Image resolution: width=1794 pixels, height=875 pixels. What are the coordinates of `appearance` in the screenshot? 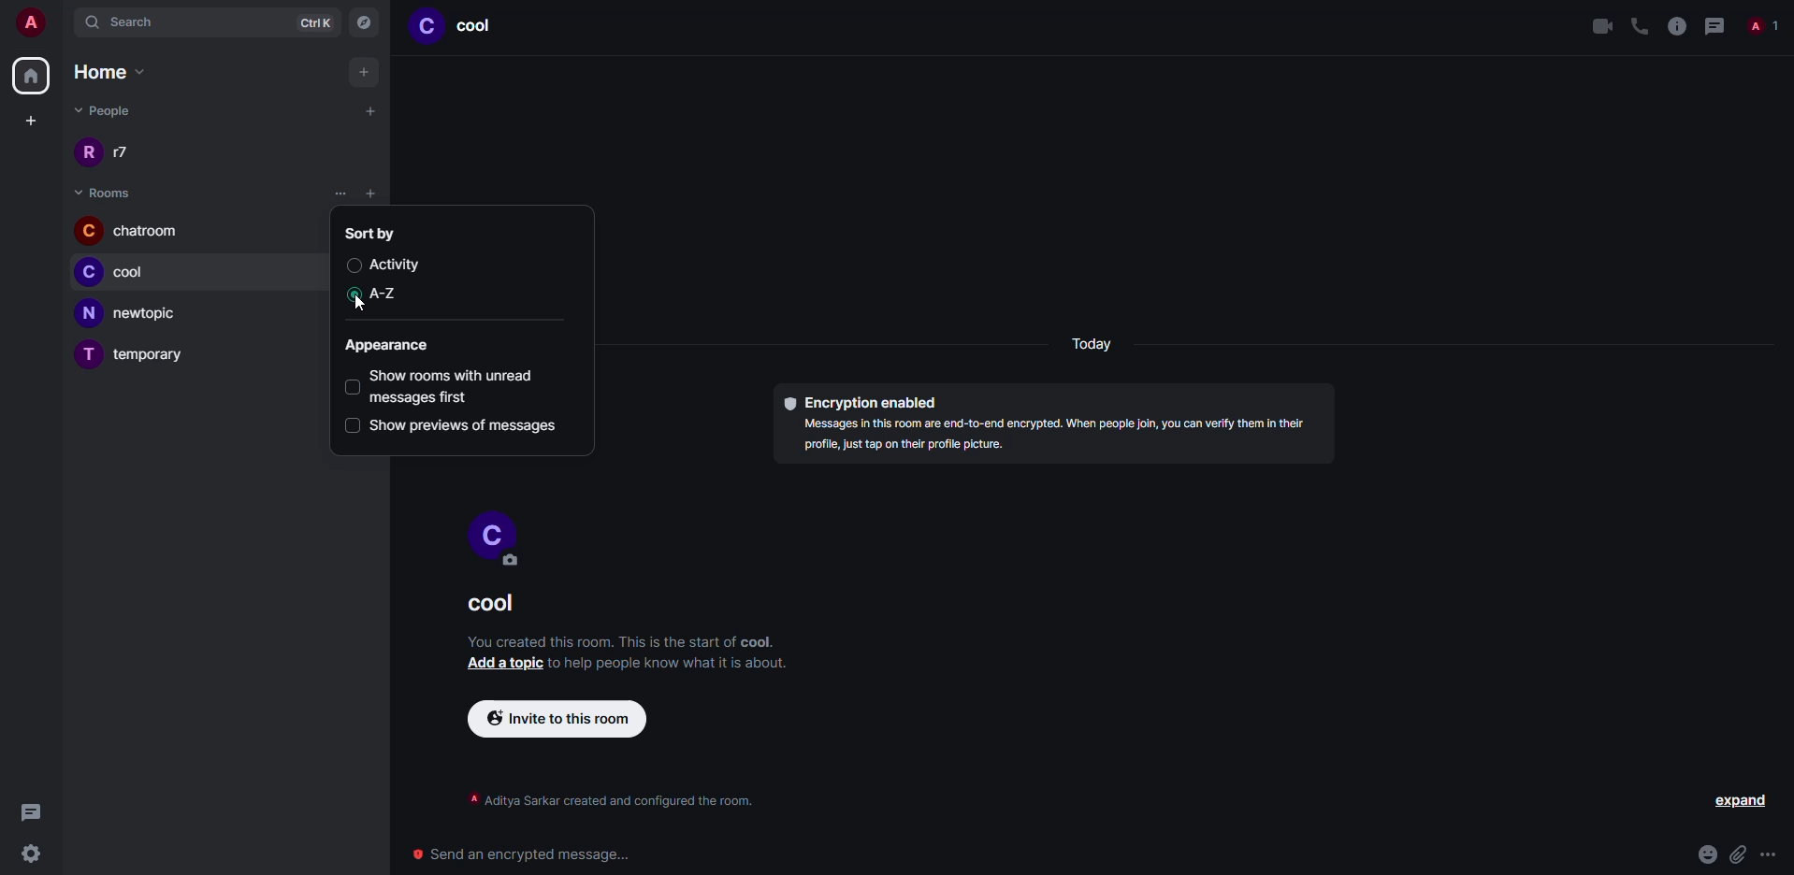 It's located at (385, 345).